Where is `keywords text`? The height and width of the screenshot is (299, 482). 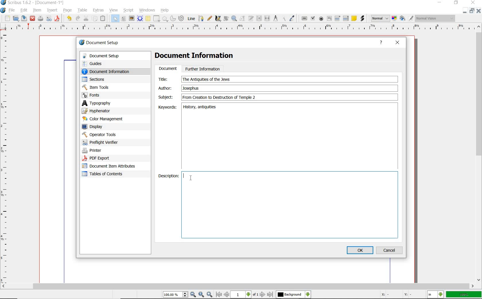 keywords text is located at coordinates (201, 108).